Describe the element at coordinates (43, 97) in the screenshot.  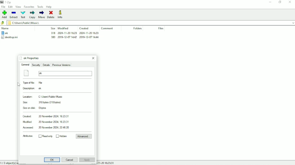
I see `Location` at that location.